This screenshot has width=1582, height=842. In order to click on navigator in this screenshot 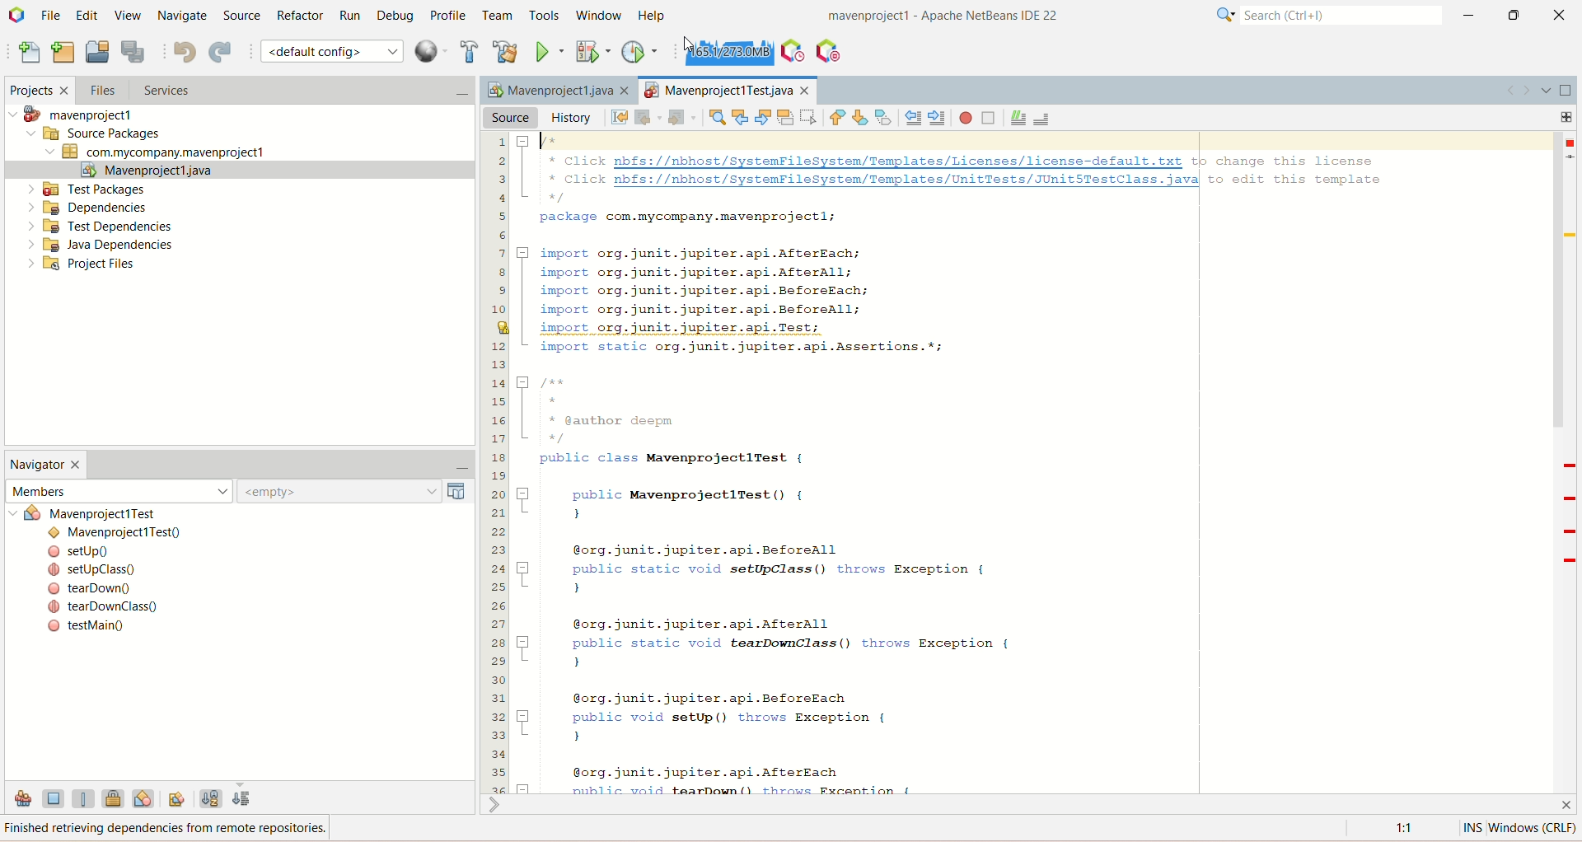, I will do `click(46, 467)`.